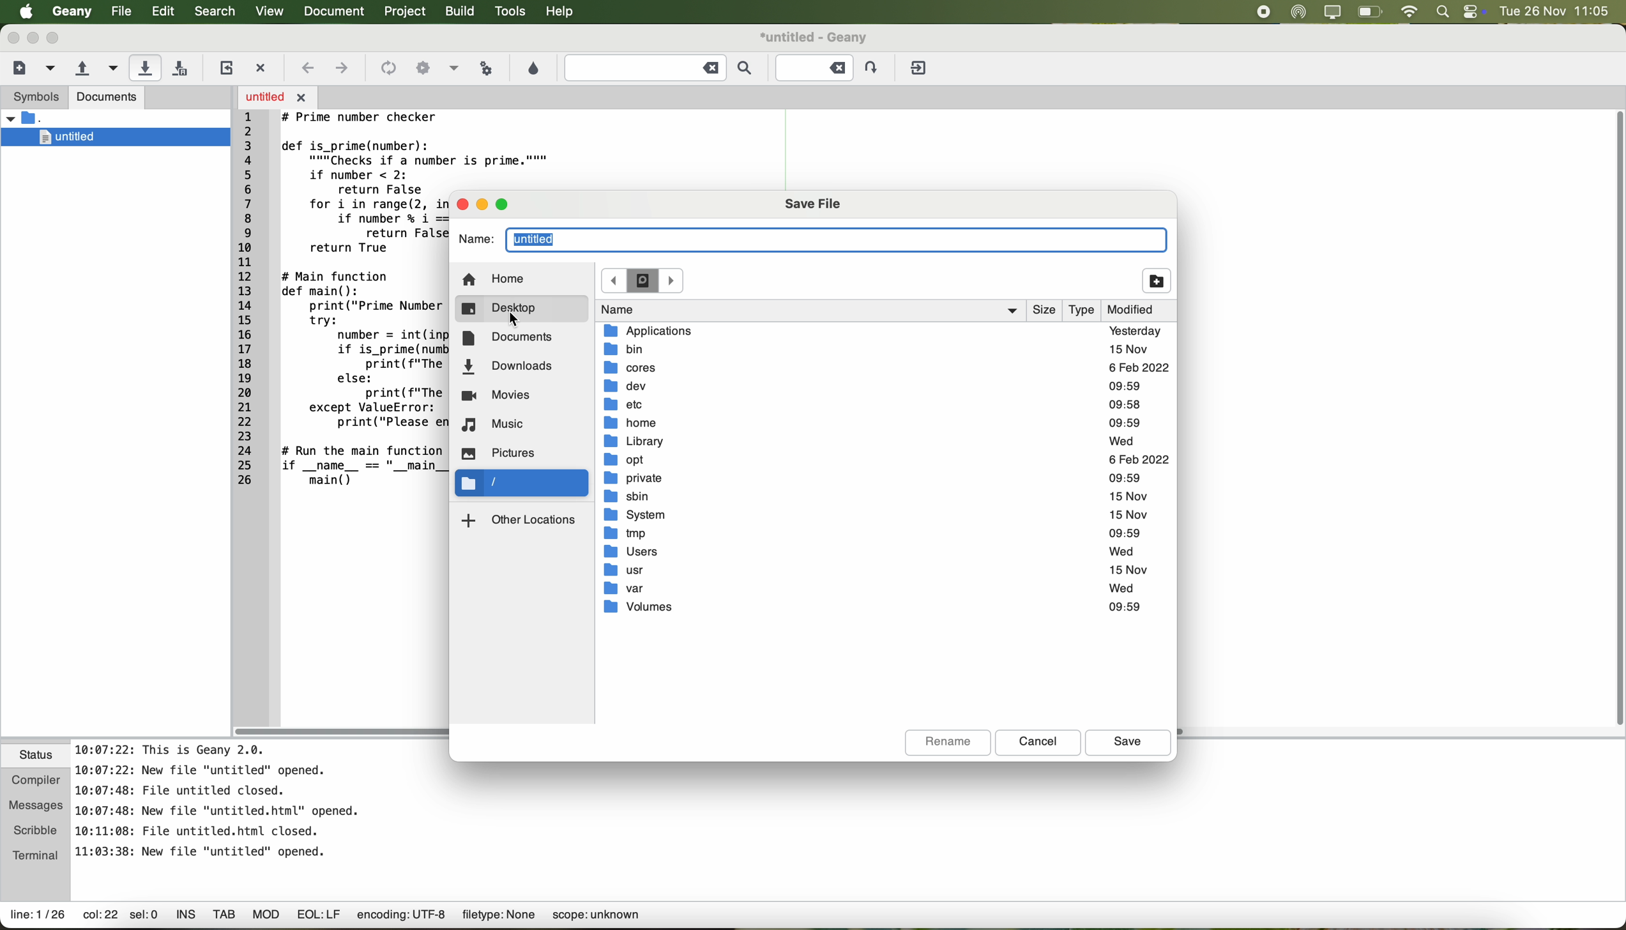 The height and width of the screenshot is (930, 1626). I want to click on open file, so click(277, 96).